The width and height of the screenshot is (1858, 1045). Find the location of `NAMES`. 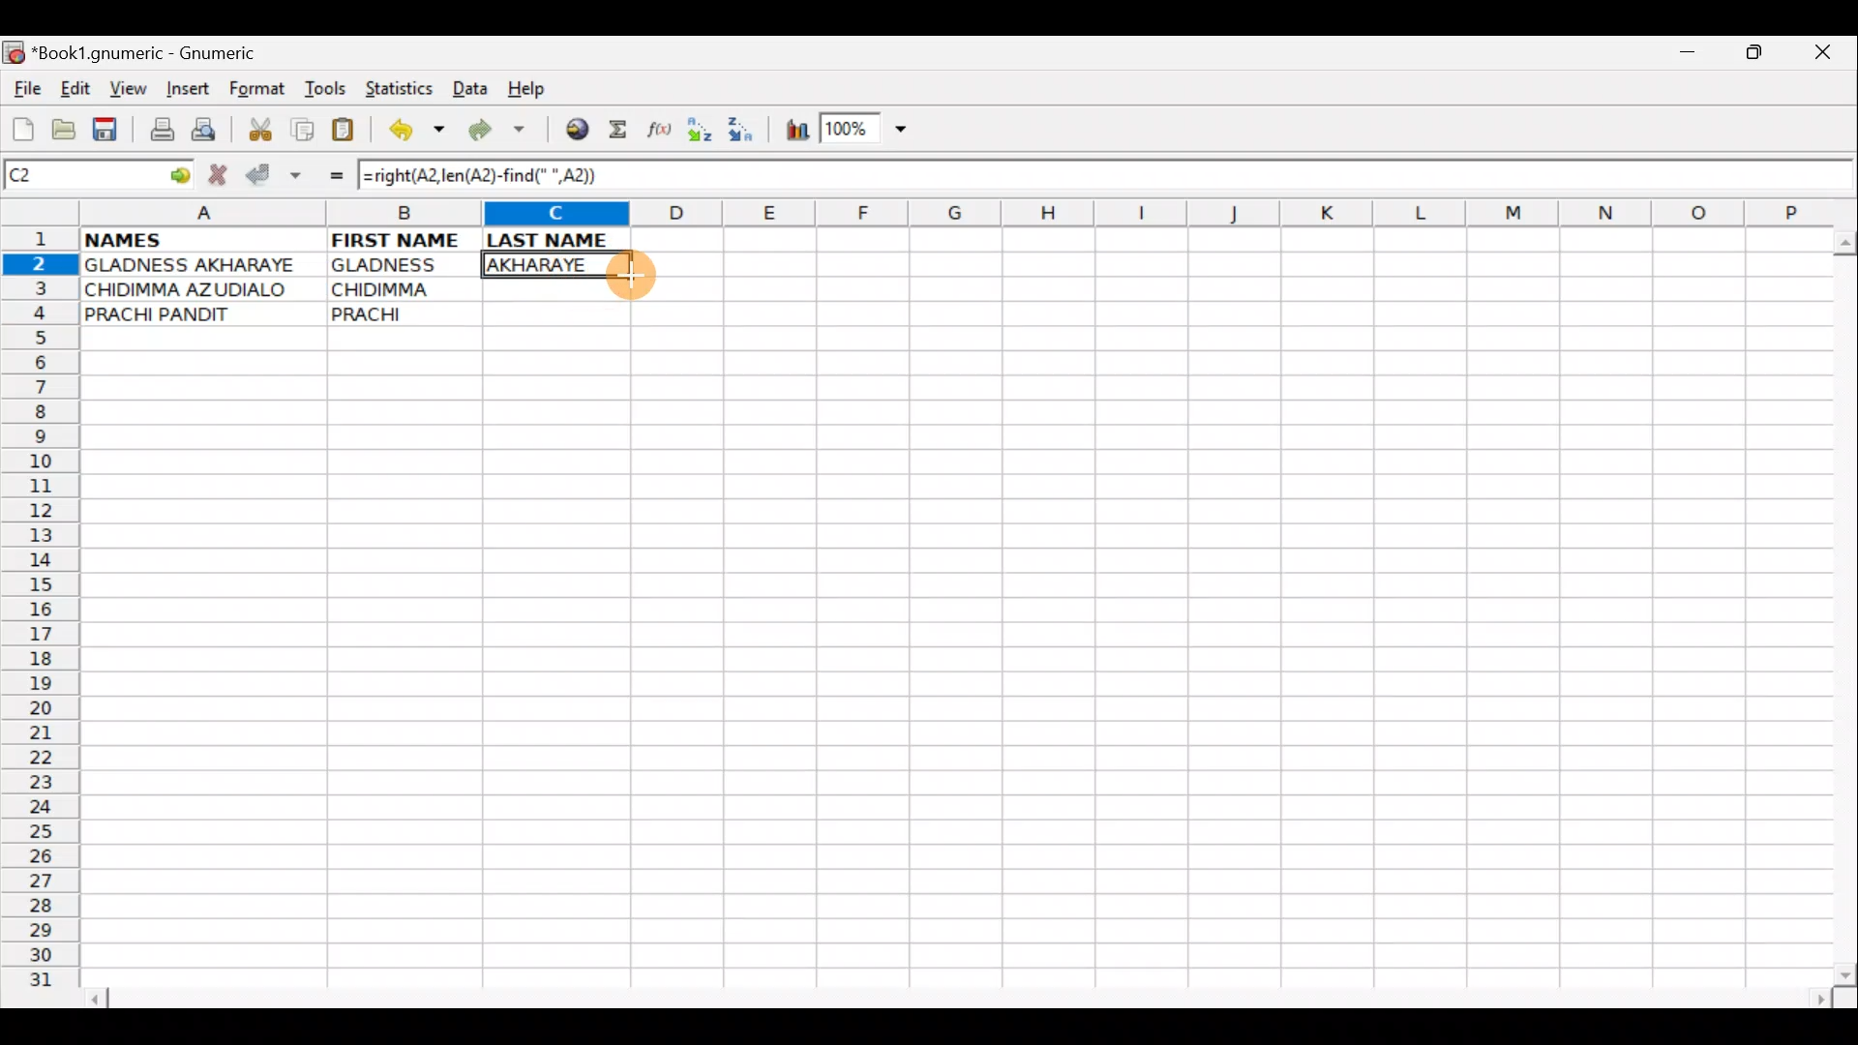

NAMES is located at coordinates (181, 238).